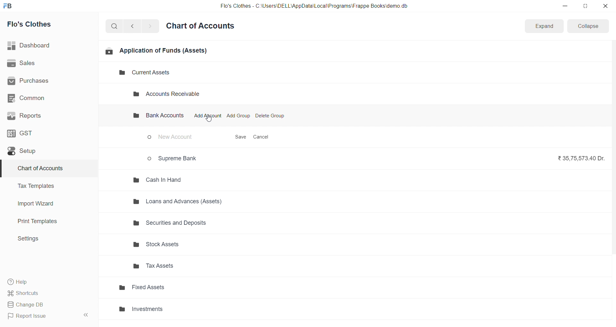 The width and height of the screenshot is (616, 327). Describe the element at coordinates (47, 46) in the screenshot. I see `Dashboard` at that location.